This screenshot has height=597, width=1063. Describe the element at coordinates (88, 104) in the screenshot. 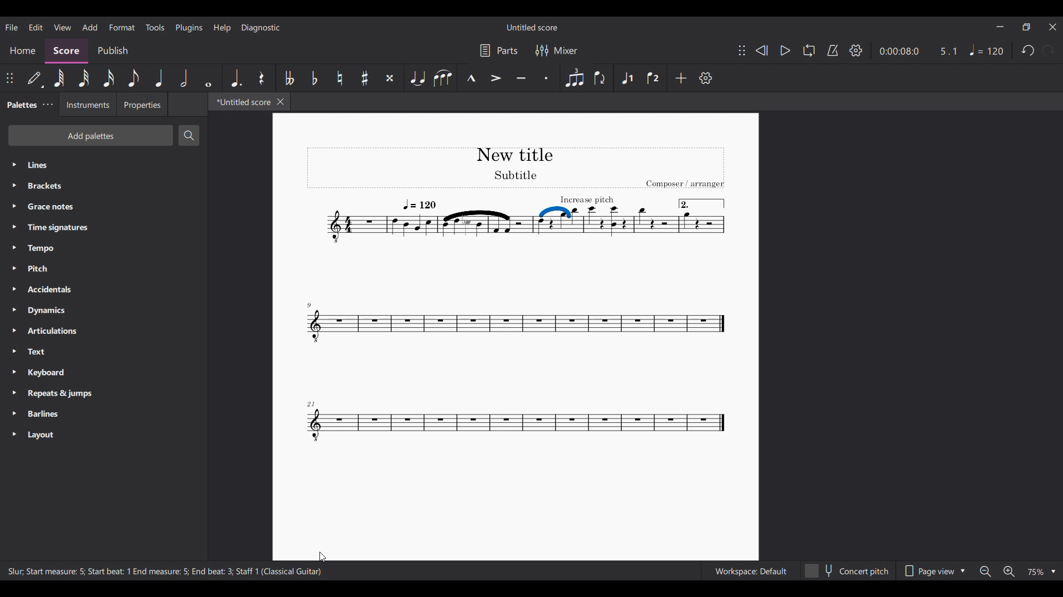

I see `Instruments` at that location.